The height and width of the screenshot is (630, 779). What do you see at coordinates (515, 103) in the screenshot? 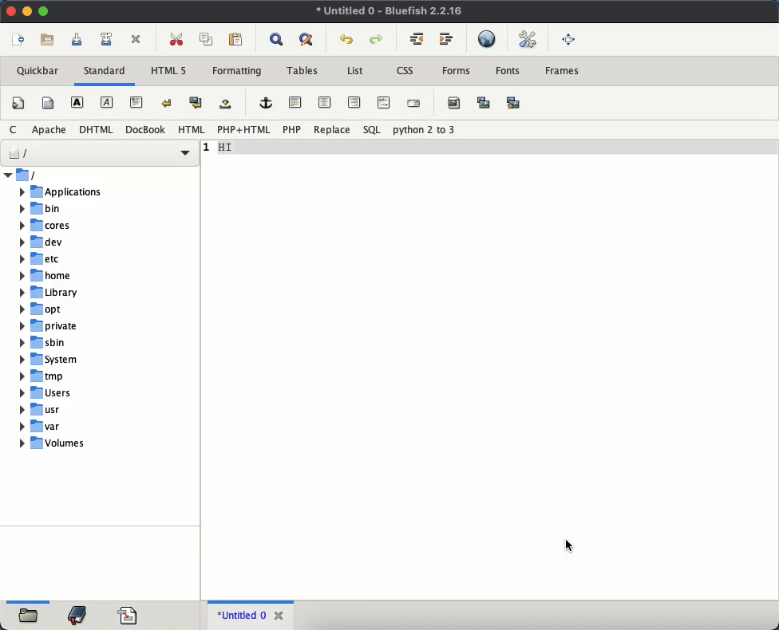
I see `multi thumbnail` at bounding box center [515, 103].